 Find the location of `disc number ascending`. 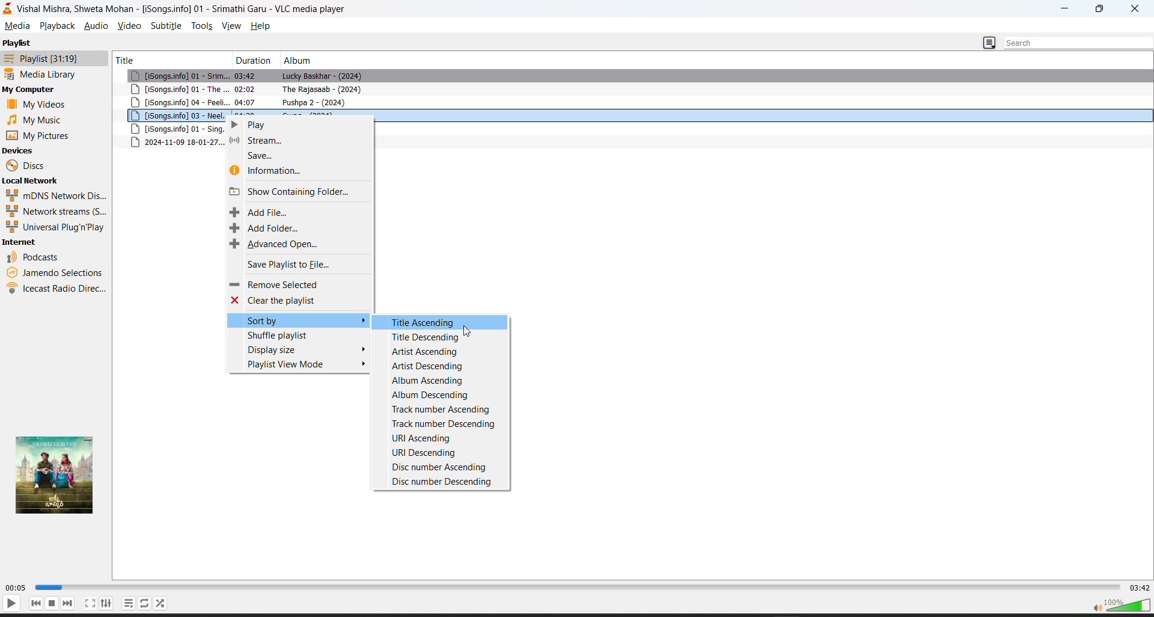

disc number ascending is located at coordinates (435, 466).